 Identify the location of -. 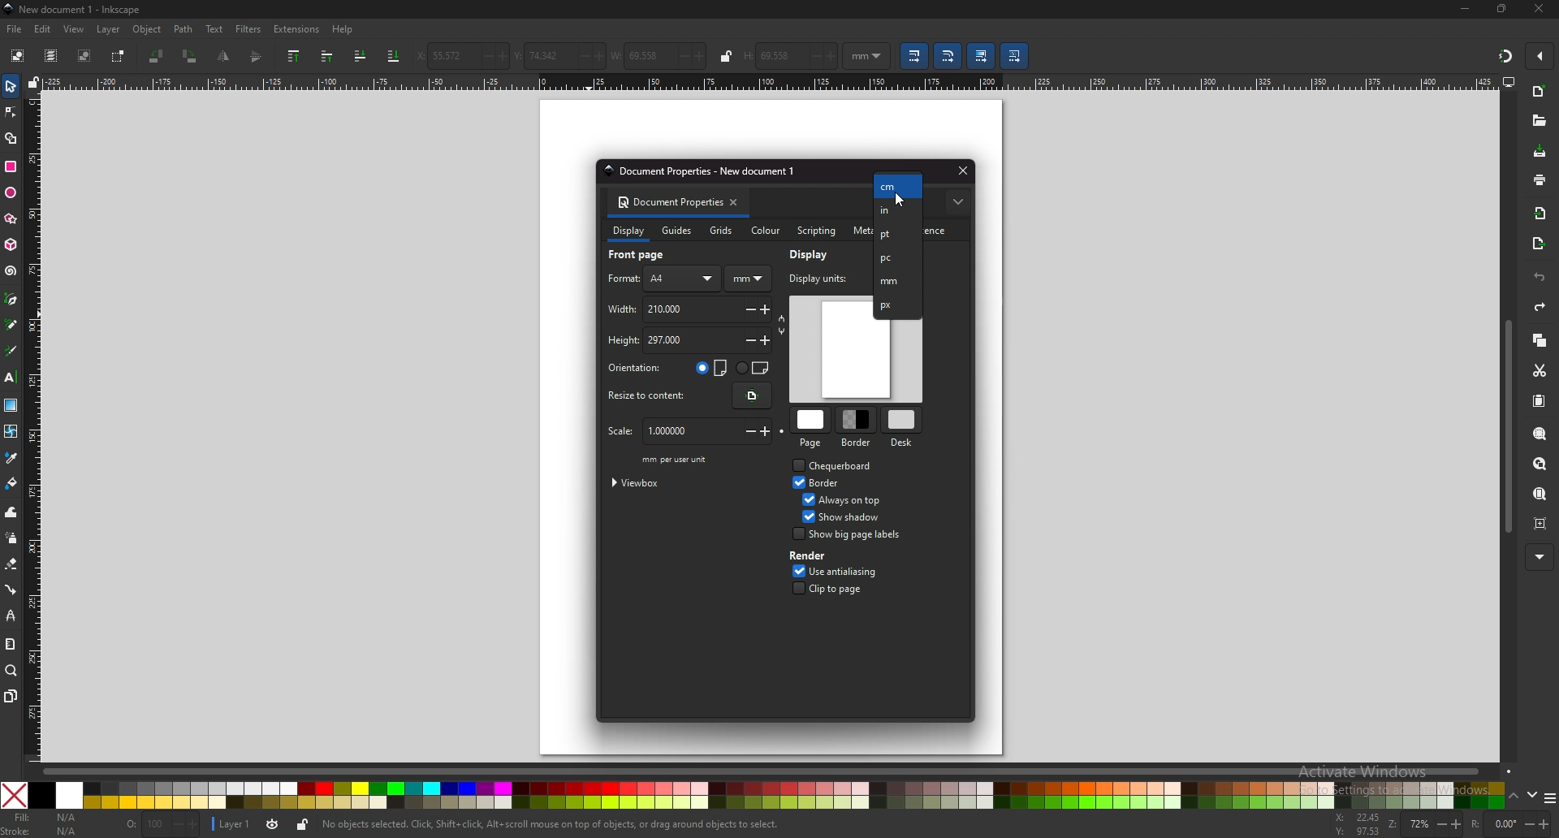
(480, 56).